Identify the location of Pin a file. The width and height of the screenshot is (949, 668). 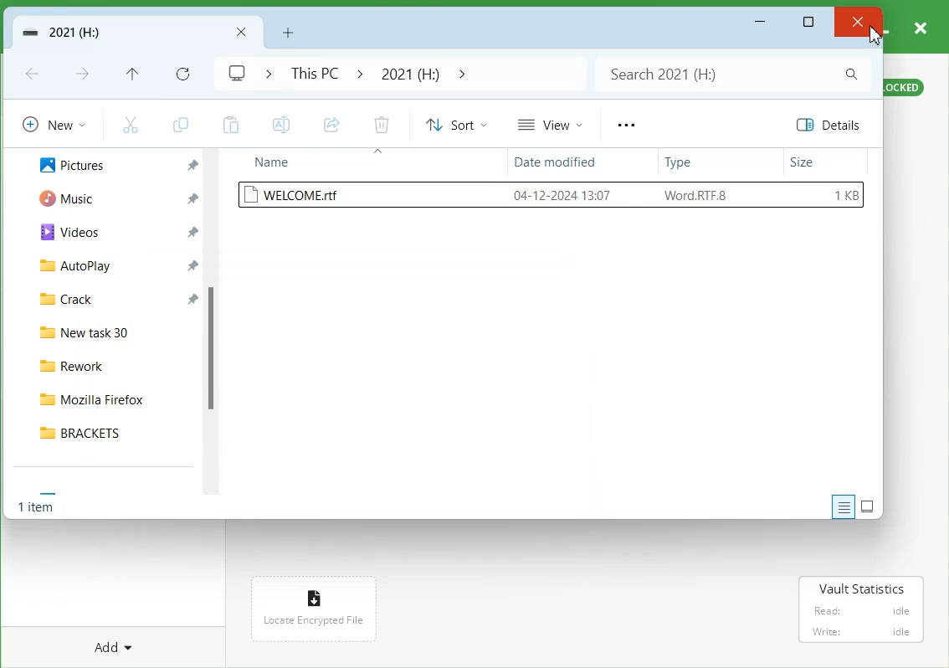
(192, 162).